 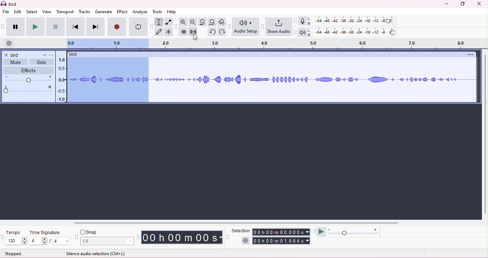 I want to click on edit tool bar, so click(x=176, y=27).